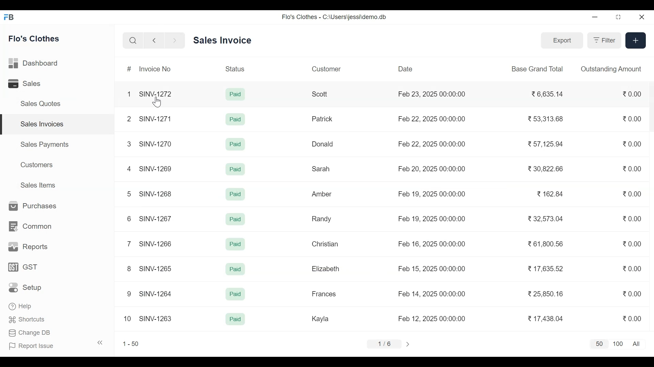 This screenshot has width=654, height=367. I want to click on 10, so click(128, 317).